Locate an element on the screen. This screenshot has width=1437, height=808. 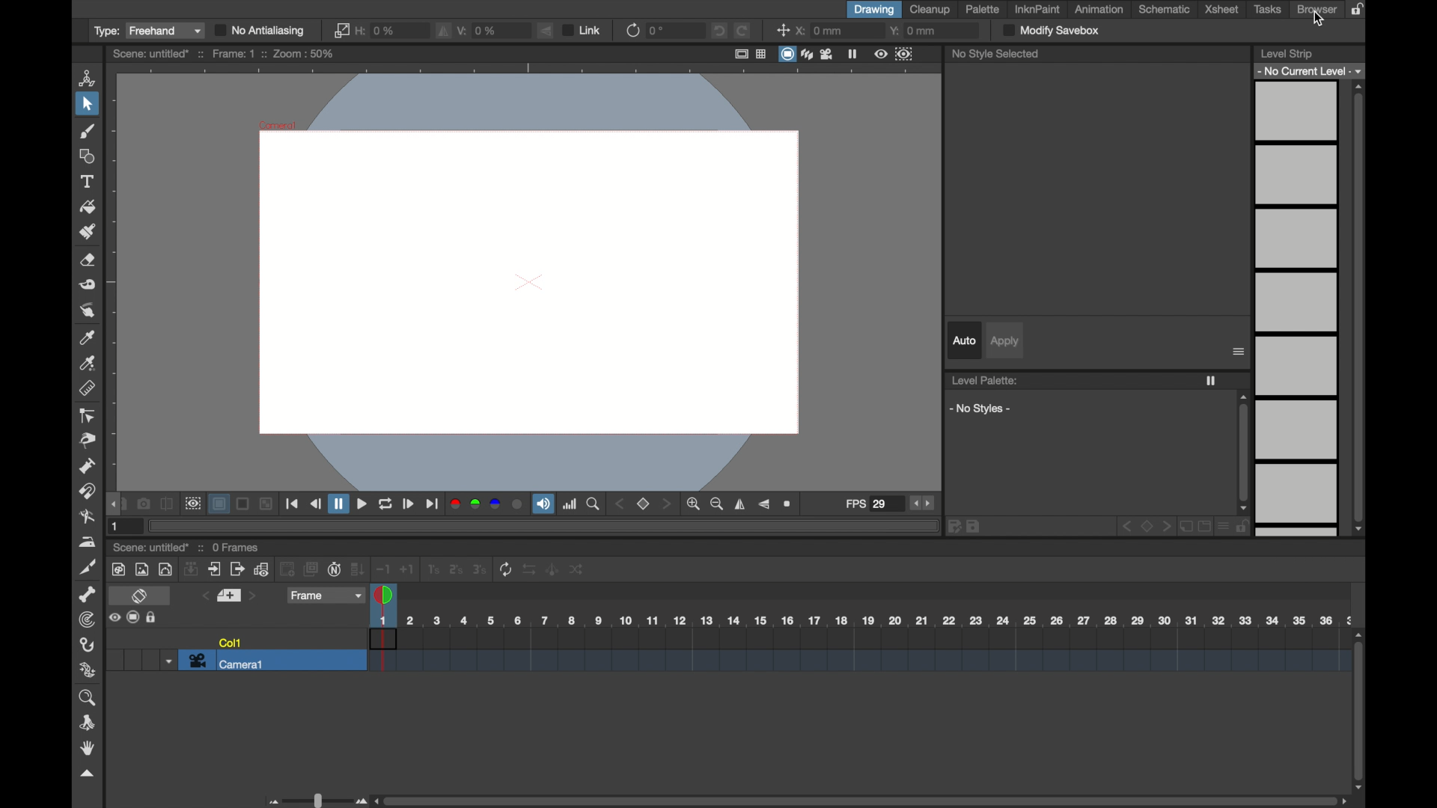
x is located at coordinates (820, 31).